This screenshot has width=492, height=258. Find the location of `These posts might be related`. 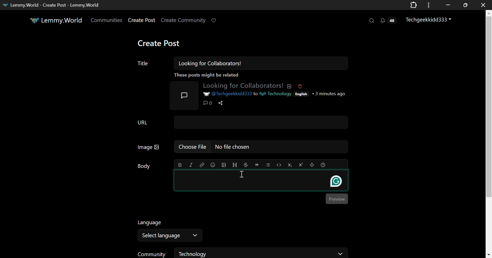

These posts might be related is located at coordinates (260, 75).